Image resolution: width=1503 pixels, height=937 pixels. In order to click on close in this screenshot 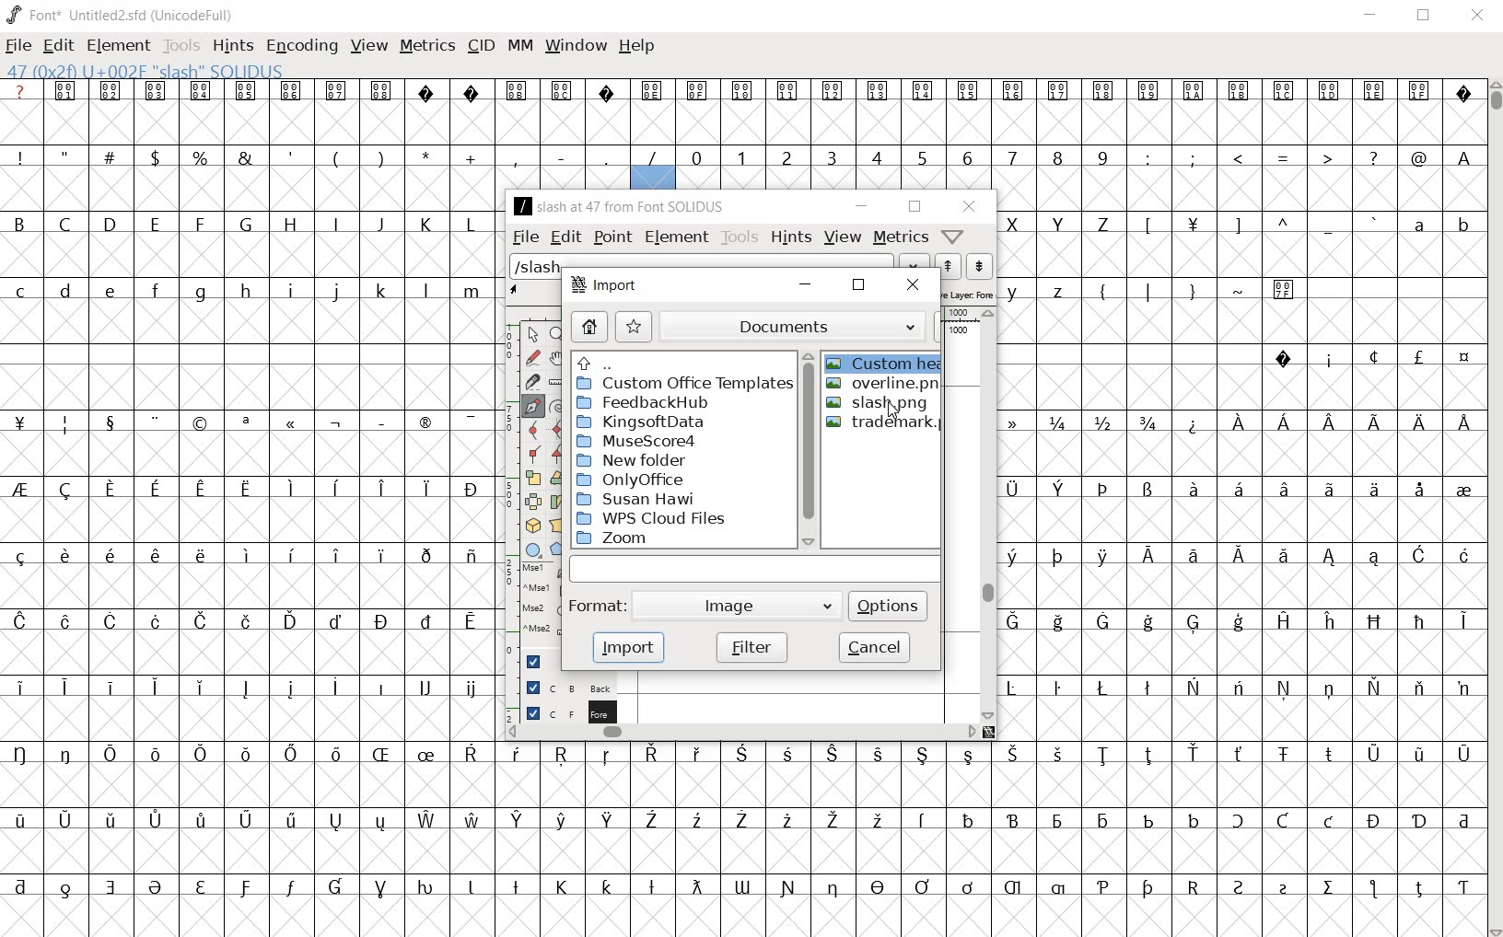, I will do `click(911, 285)`.